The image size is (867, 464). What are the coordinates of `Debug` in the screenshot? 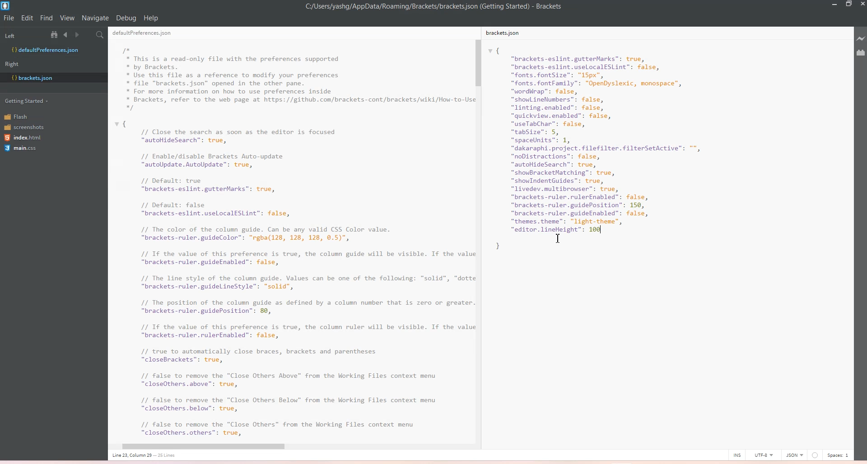 It's located at (126, 18).